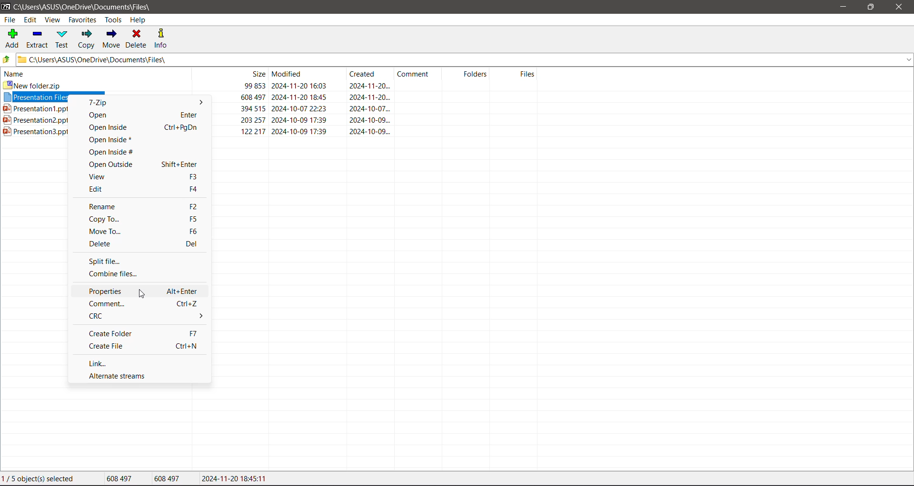 This screenshot has height=486, width=914. I want to click on Combine files, so click(120, 274).